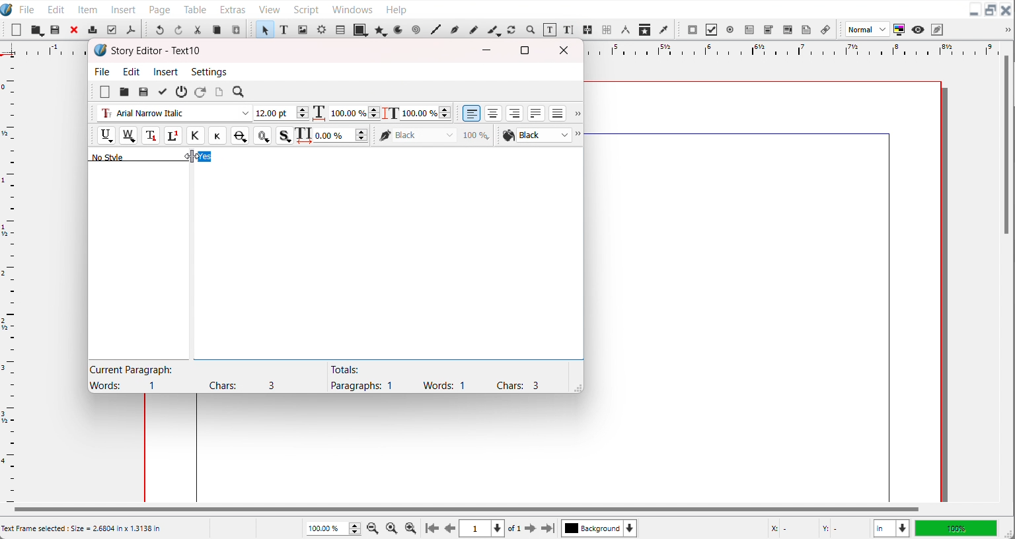  What do you see at coordinates (105, 92) in the screenshot?
I see `New ` at bounding box center [105, 92].